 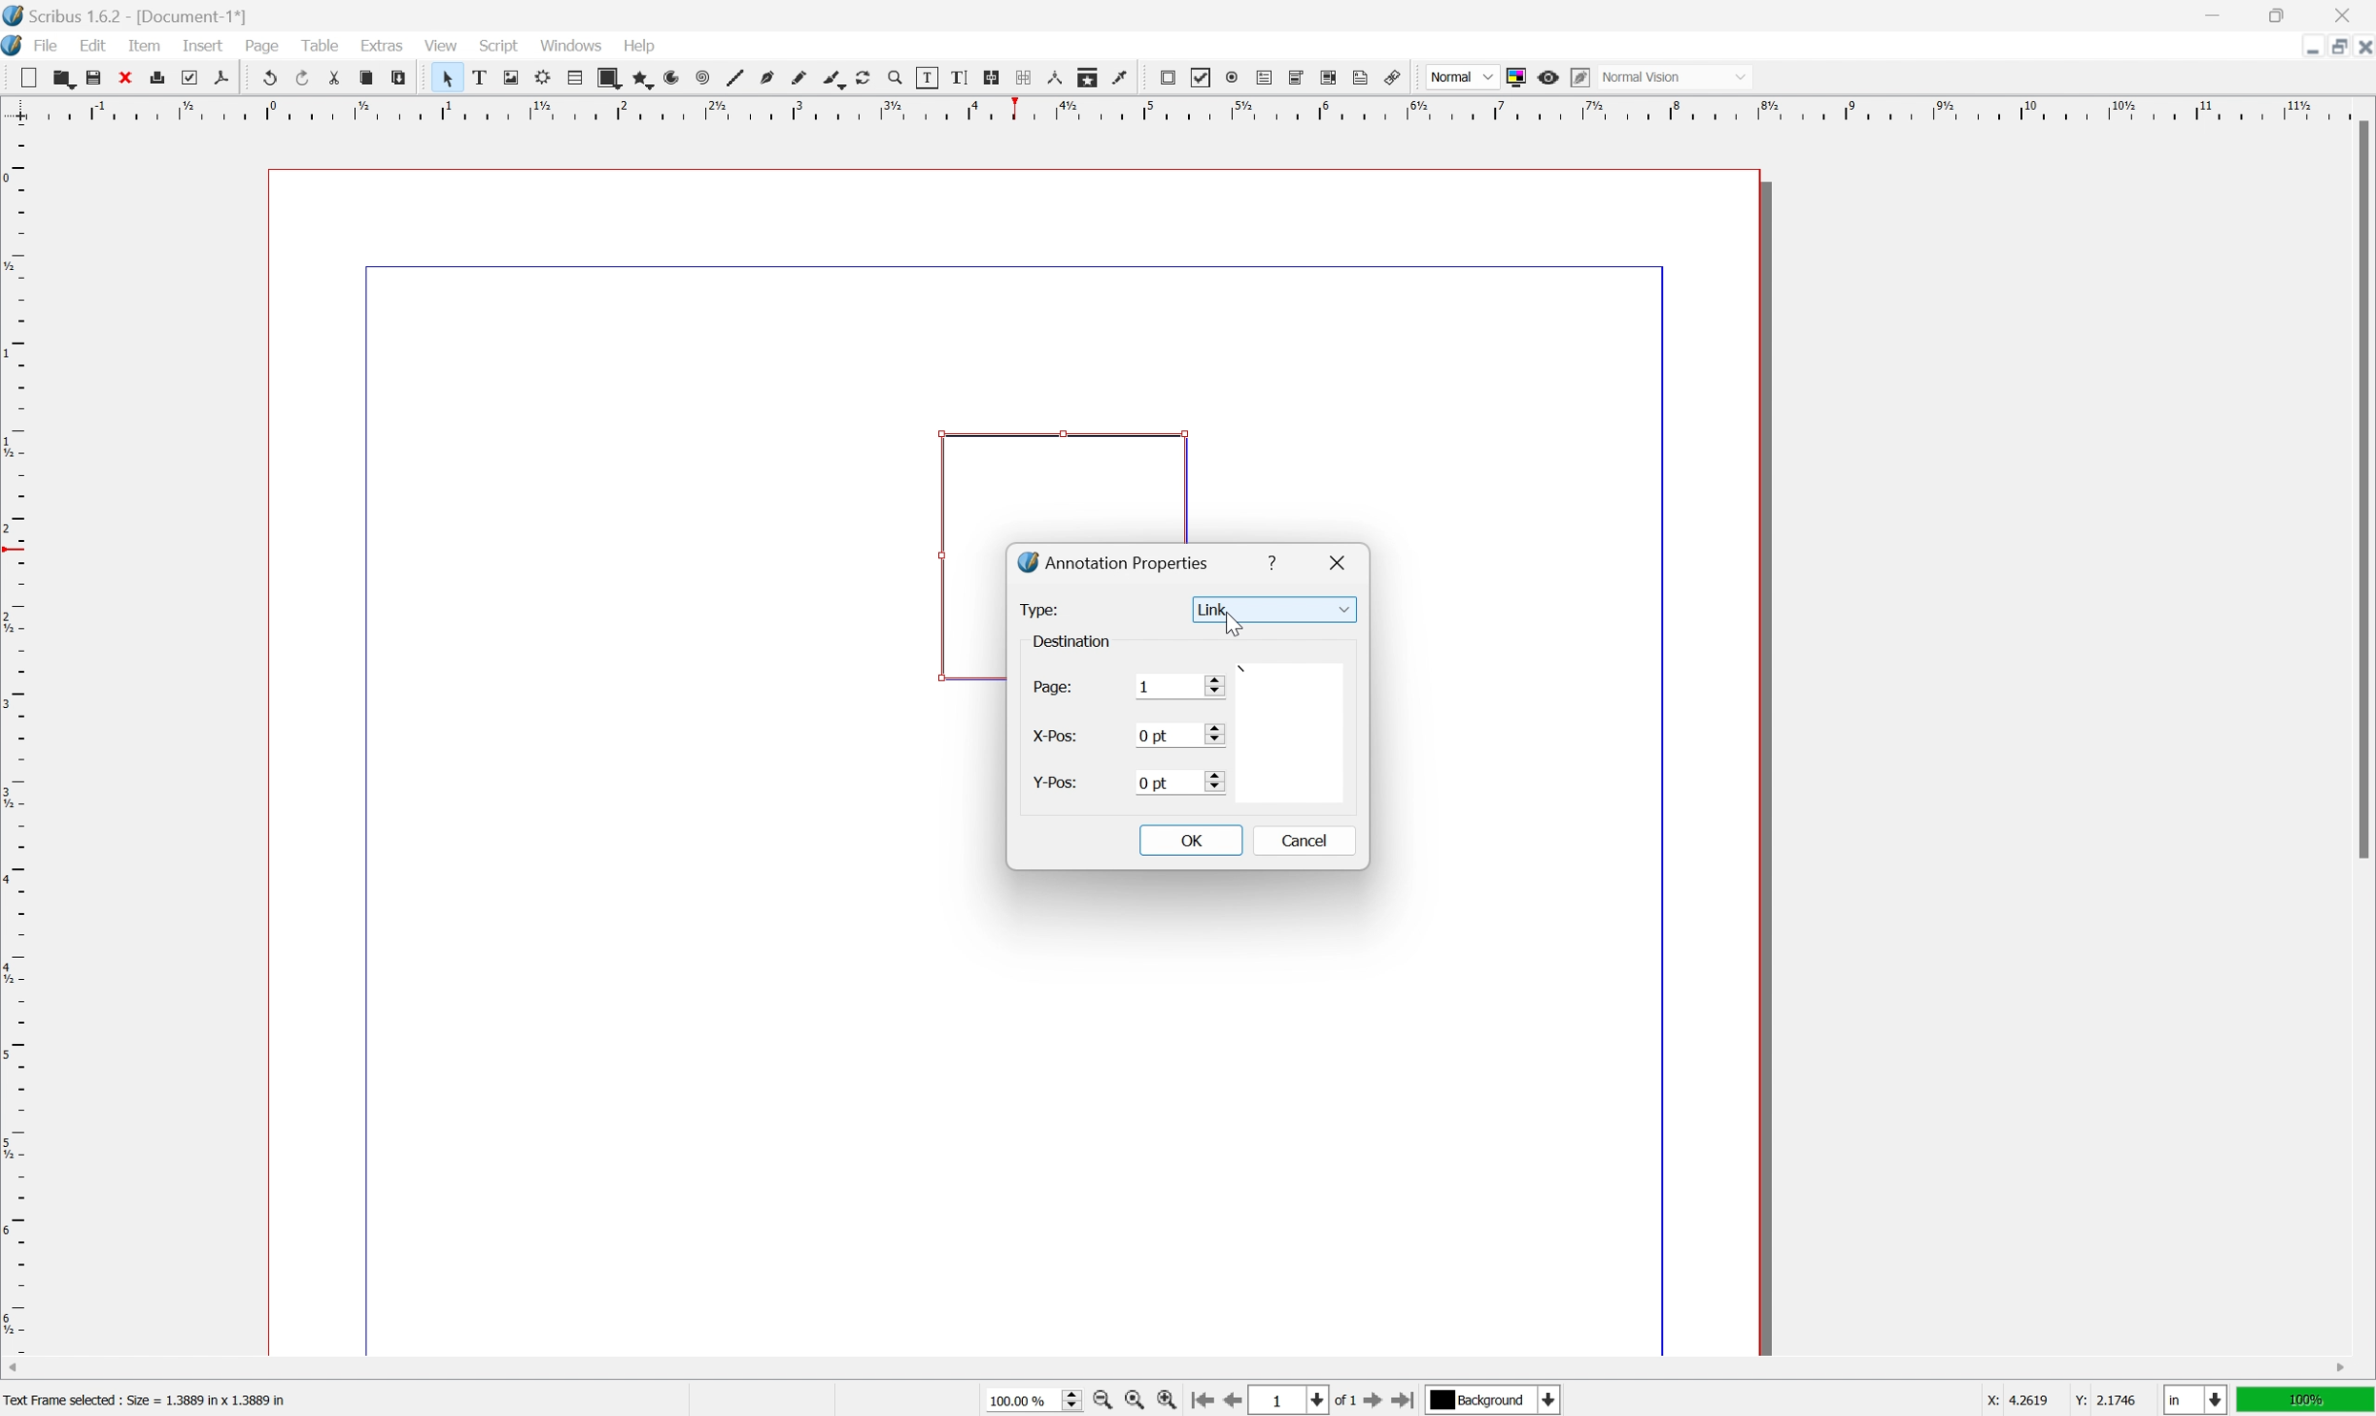 I want to click on text frame, so click(x=478, y=77).